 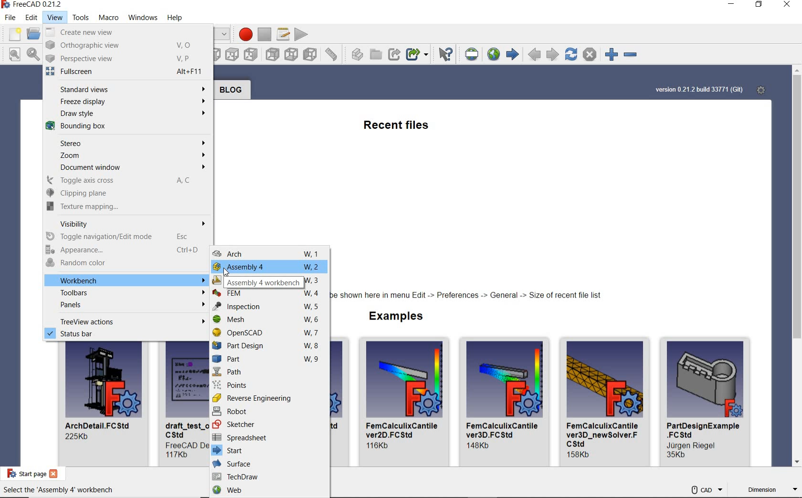 What do you see at coordinates (108, 18) in the screenshot?
I see `macro` at bounding box center [108, 18].